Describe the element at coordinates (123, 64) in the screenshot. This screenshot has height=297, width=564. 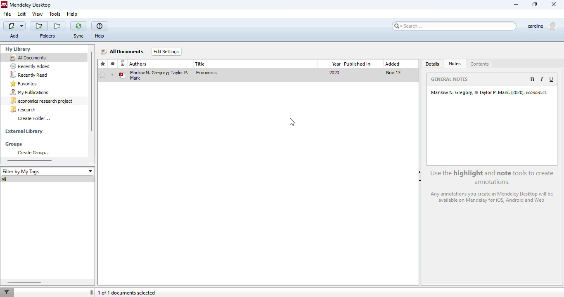
I see `recently added` at that location.